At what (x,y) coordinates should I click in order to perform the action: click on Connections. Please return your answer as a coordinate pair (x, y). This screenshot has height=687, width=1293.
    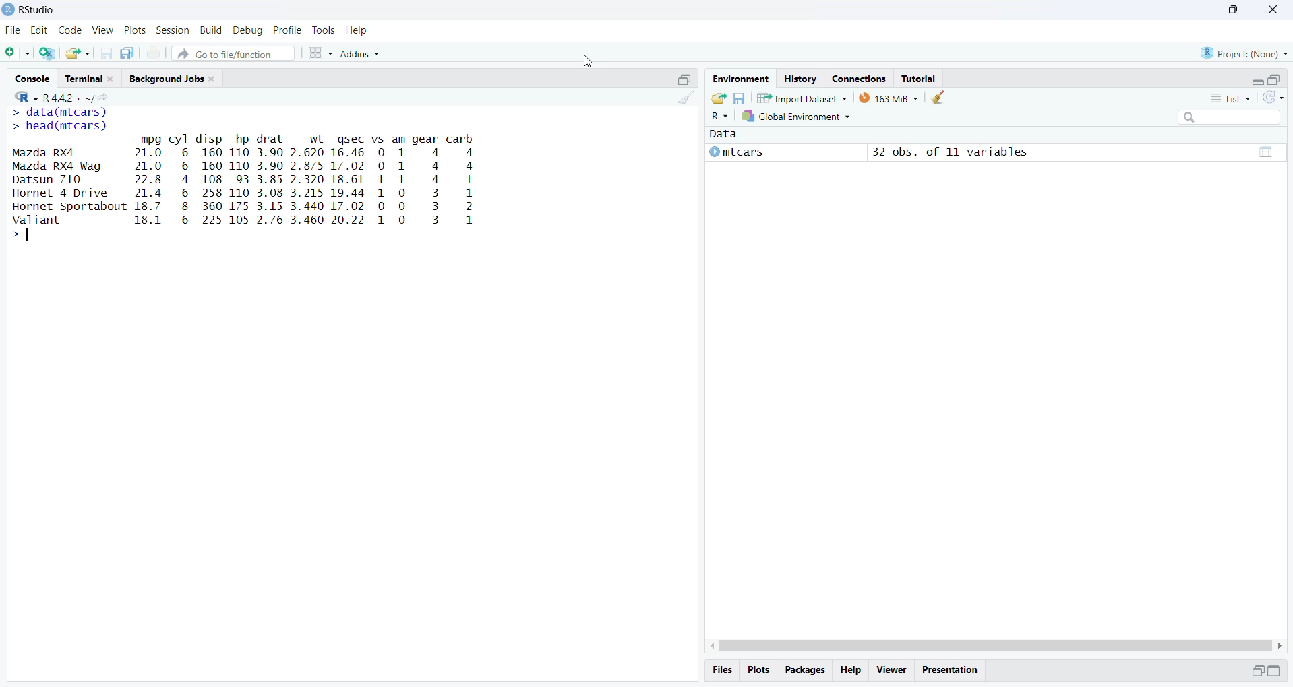
    Looking at the image, I should click on (860, 79).